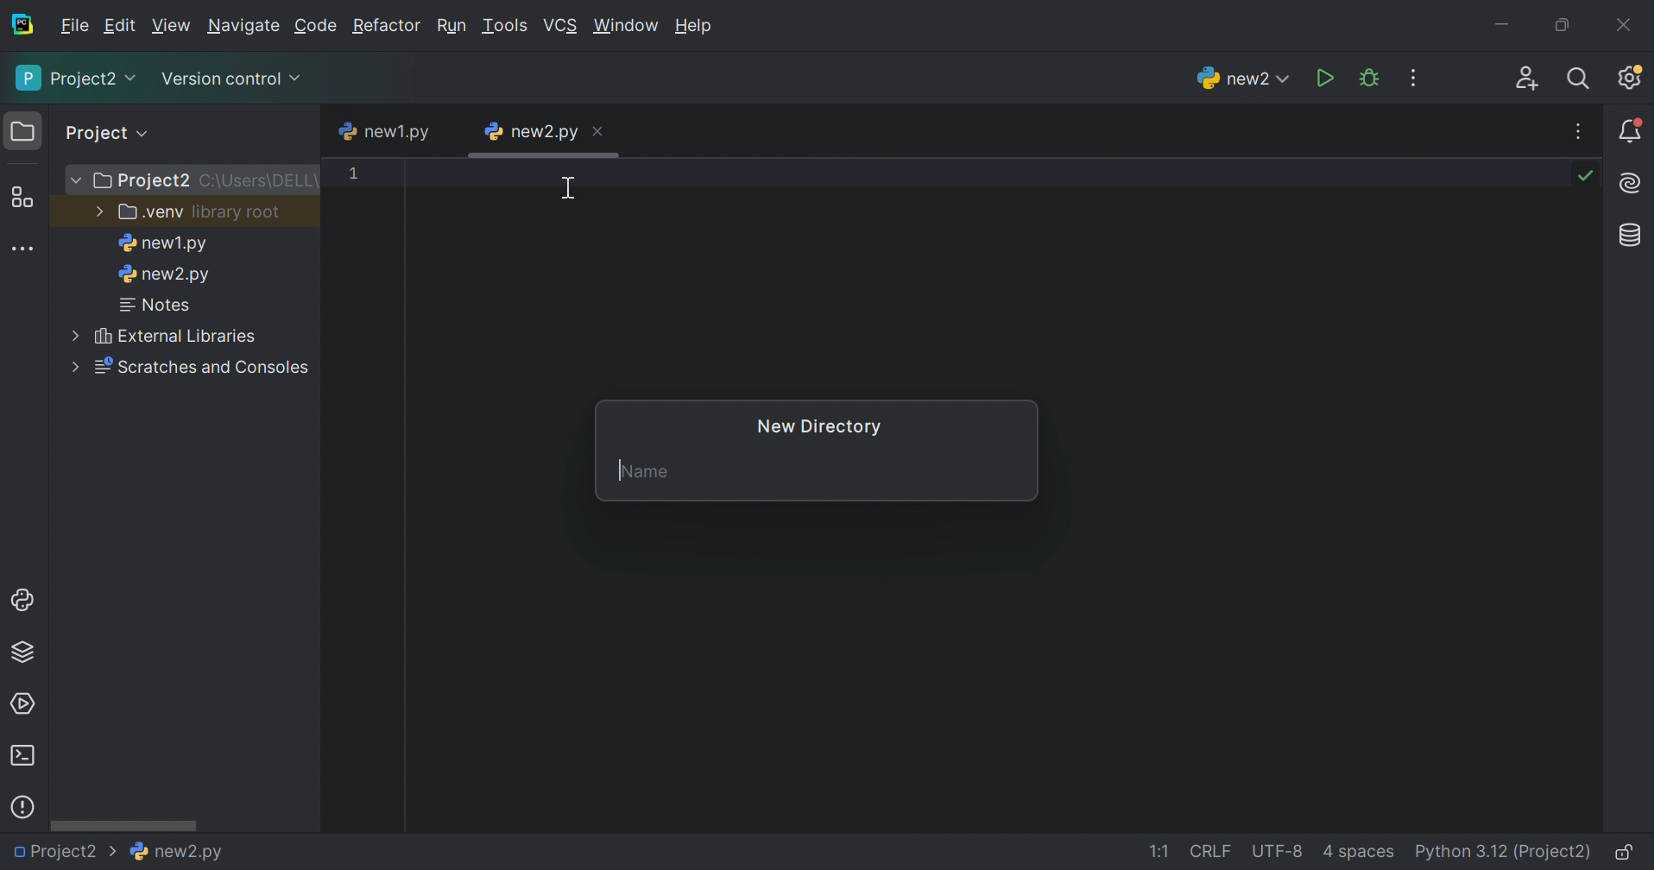 The image size is (1654, 870). What do you see at coordinates (161, 243) in the screenshot?
I see `new1.py` at bounding box center [161, 243].